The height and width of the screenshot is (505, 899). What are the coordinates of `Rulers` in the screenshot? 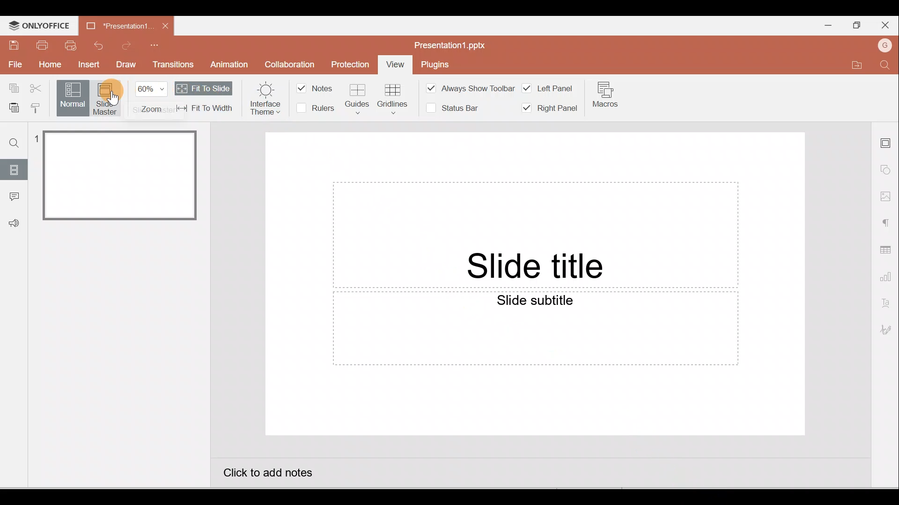 It's located at (317, 108).